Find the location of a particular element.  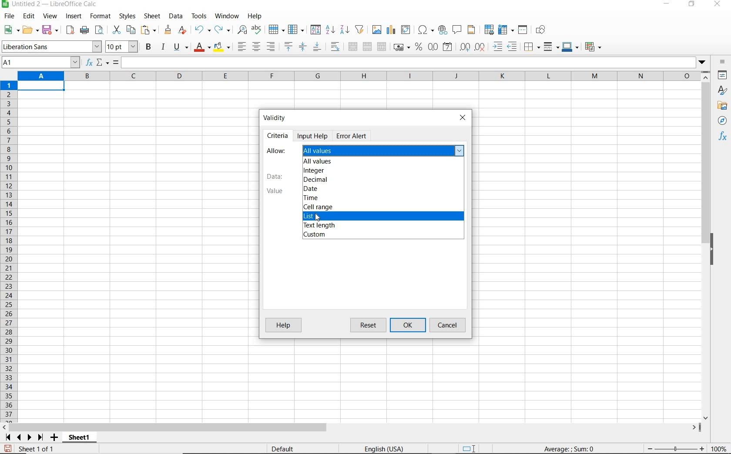

input help is located at coordinates (313, 136).